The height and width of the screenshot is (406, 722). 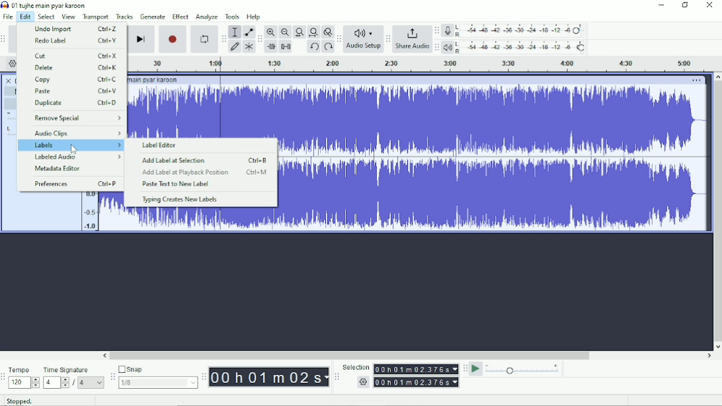 What do you see at coordinates (313, 46) in the screenshot?
I see `Undo` at bounding box center [313, 46].